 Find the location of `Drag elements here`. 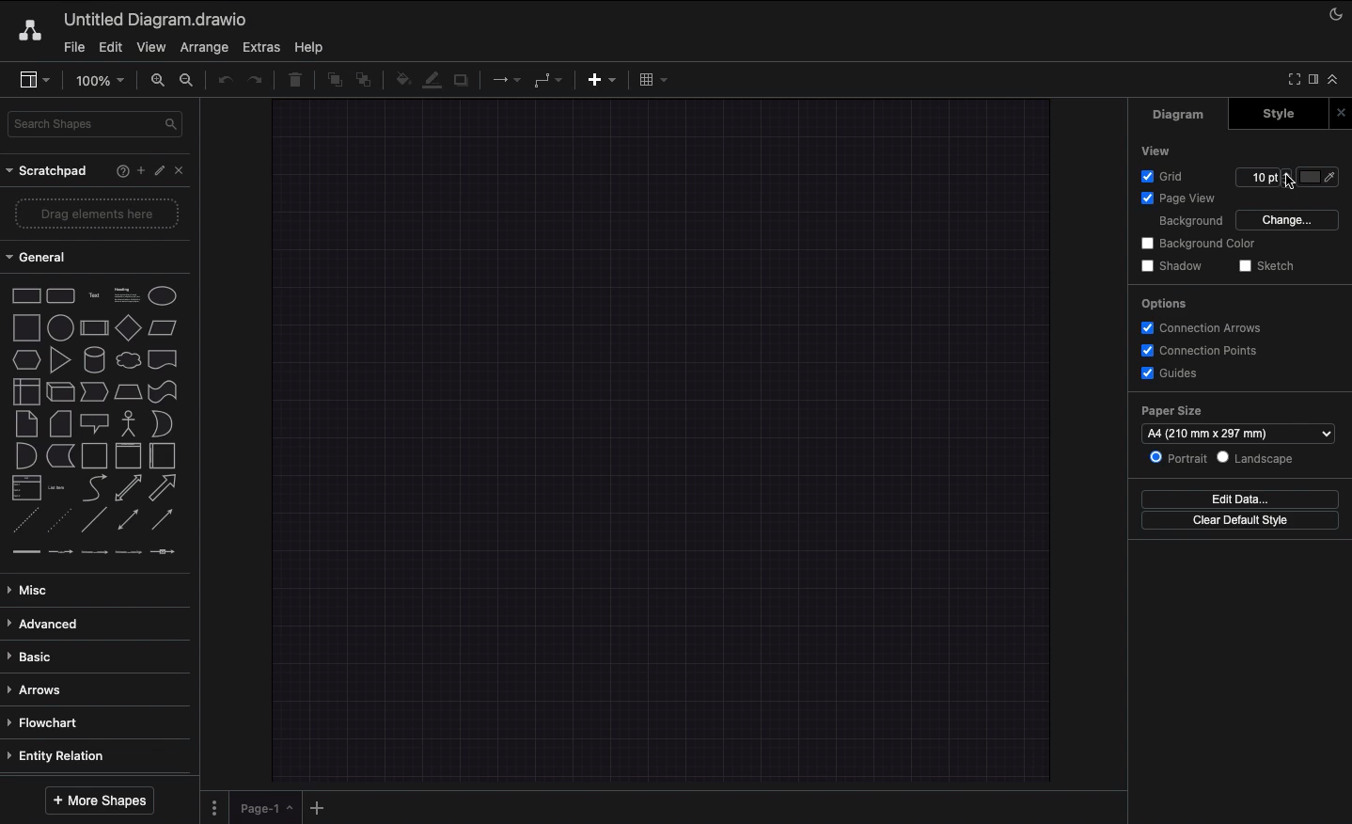

Drag elements here is located at coordinates (98, 213).